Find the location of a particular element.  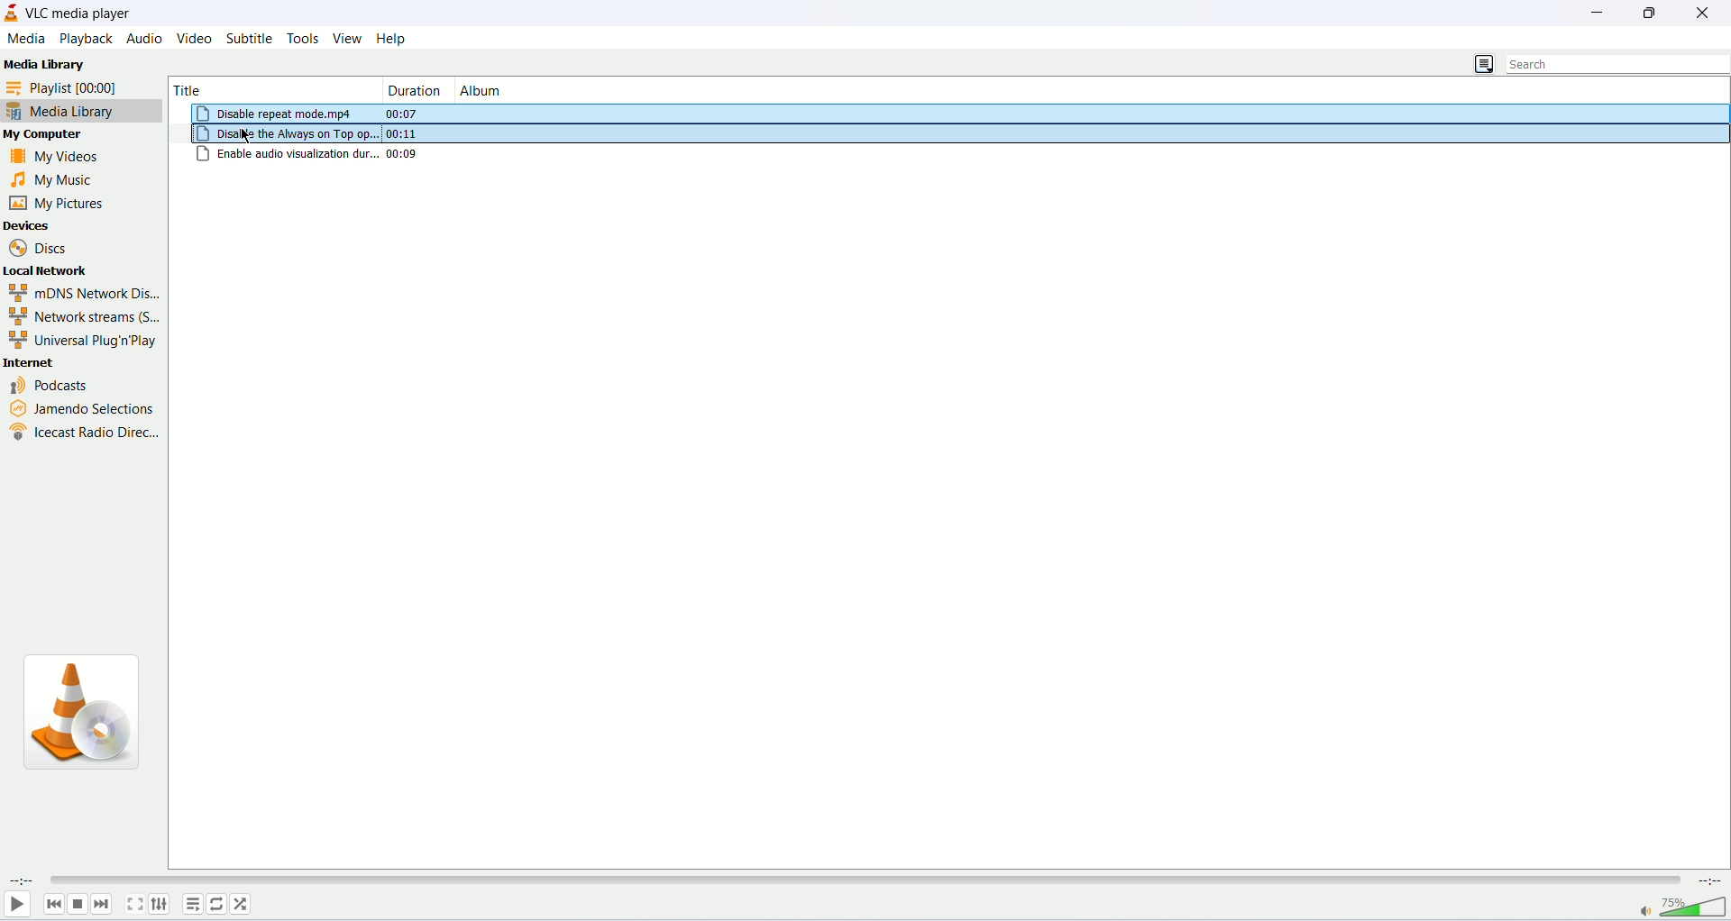

playlist is located at coordinates (192, 904).